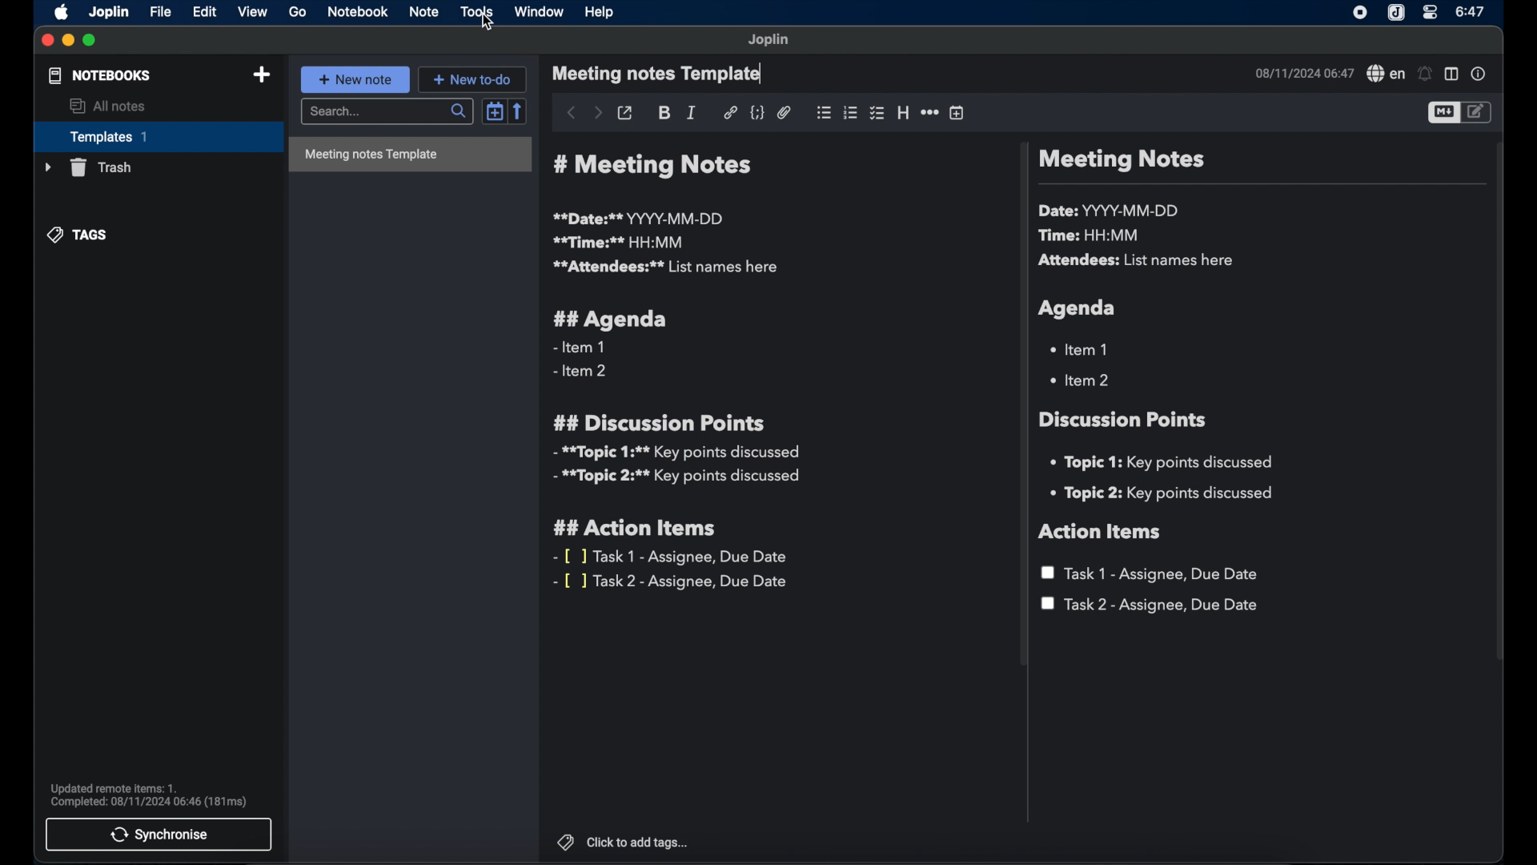  What do you see at coordinates (1163, 493) in the screenshot?
I see `topic 2: key points discussed` at bounding box center [1163, 493].